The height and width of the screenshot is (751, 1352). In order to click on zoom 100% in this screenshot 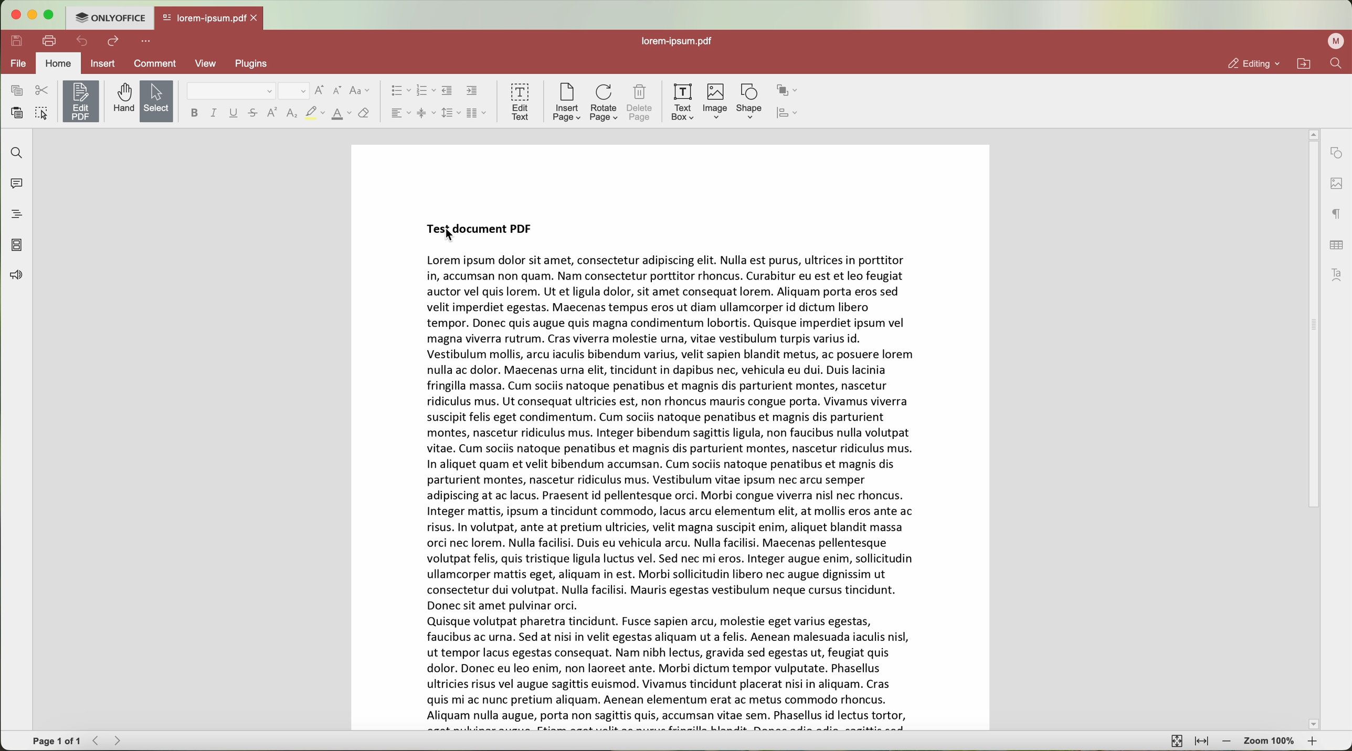, I will do `click(1270, 741)`.